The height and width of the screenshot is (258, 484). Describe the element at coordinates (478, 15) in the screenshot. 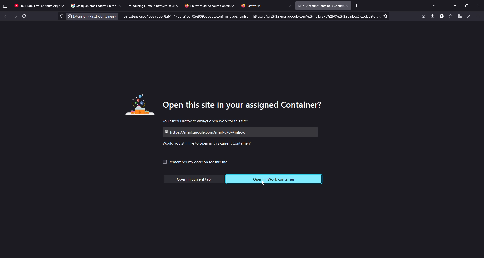

I see `more option` at that location.